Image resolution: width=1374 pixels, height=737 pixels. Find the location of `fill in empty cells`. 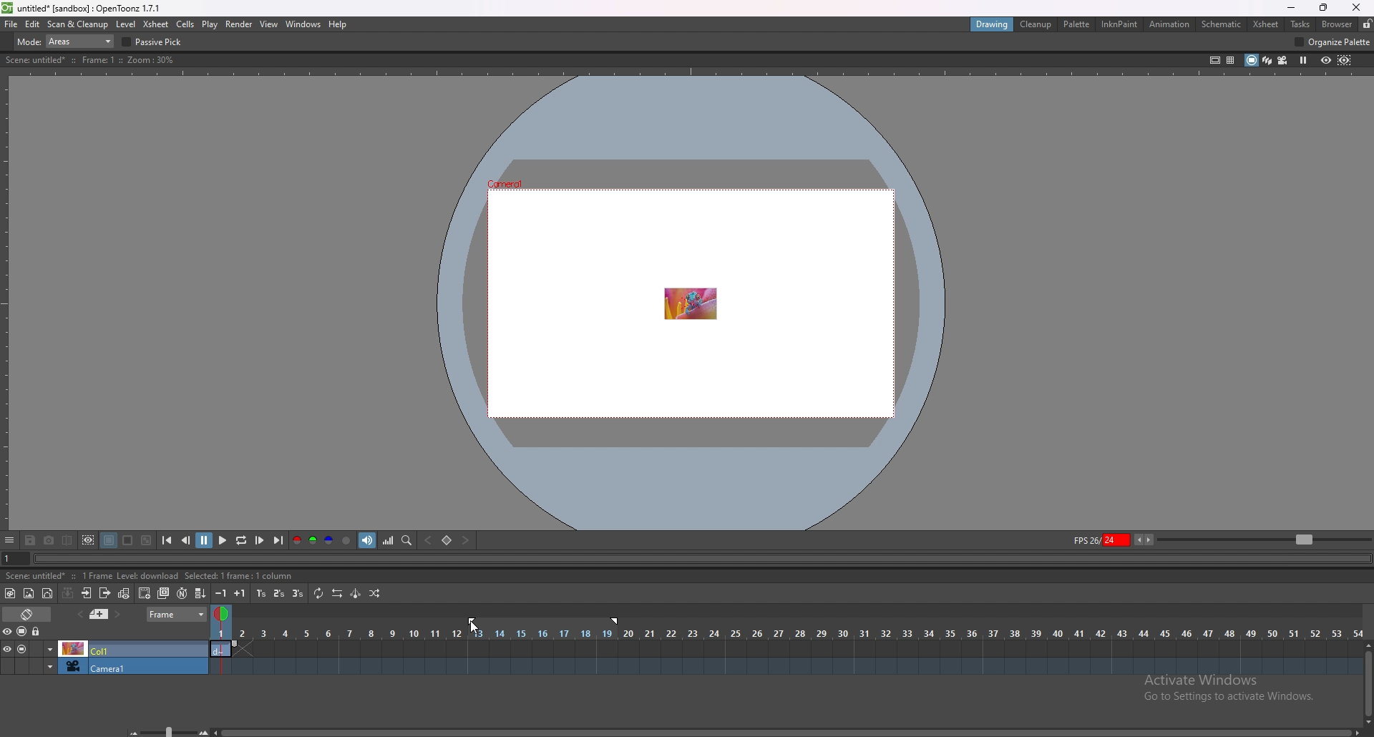

fill in empty cells is located at coordinates (199, 593).